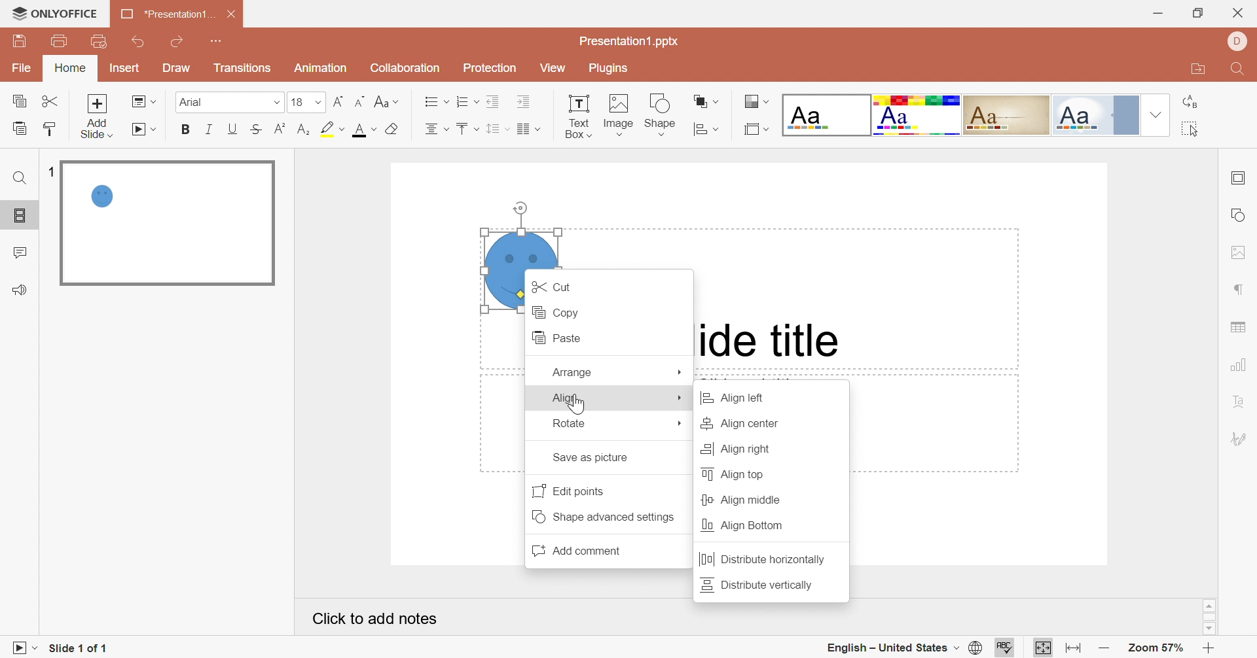 The image size is (1257, 658). I want to click on Plugins, so click(606, 70).